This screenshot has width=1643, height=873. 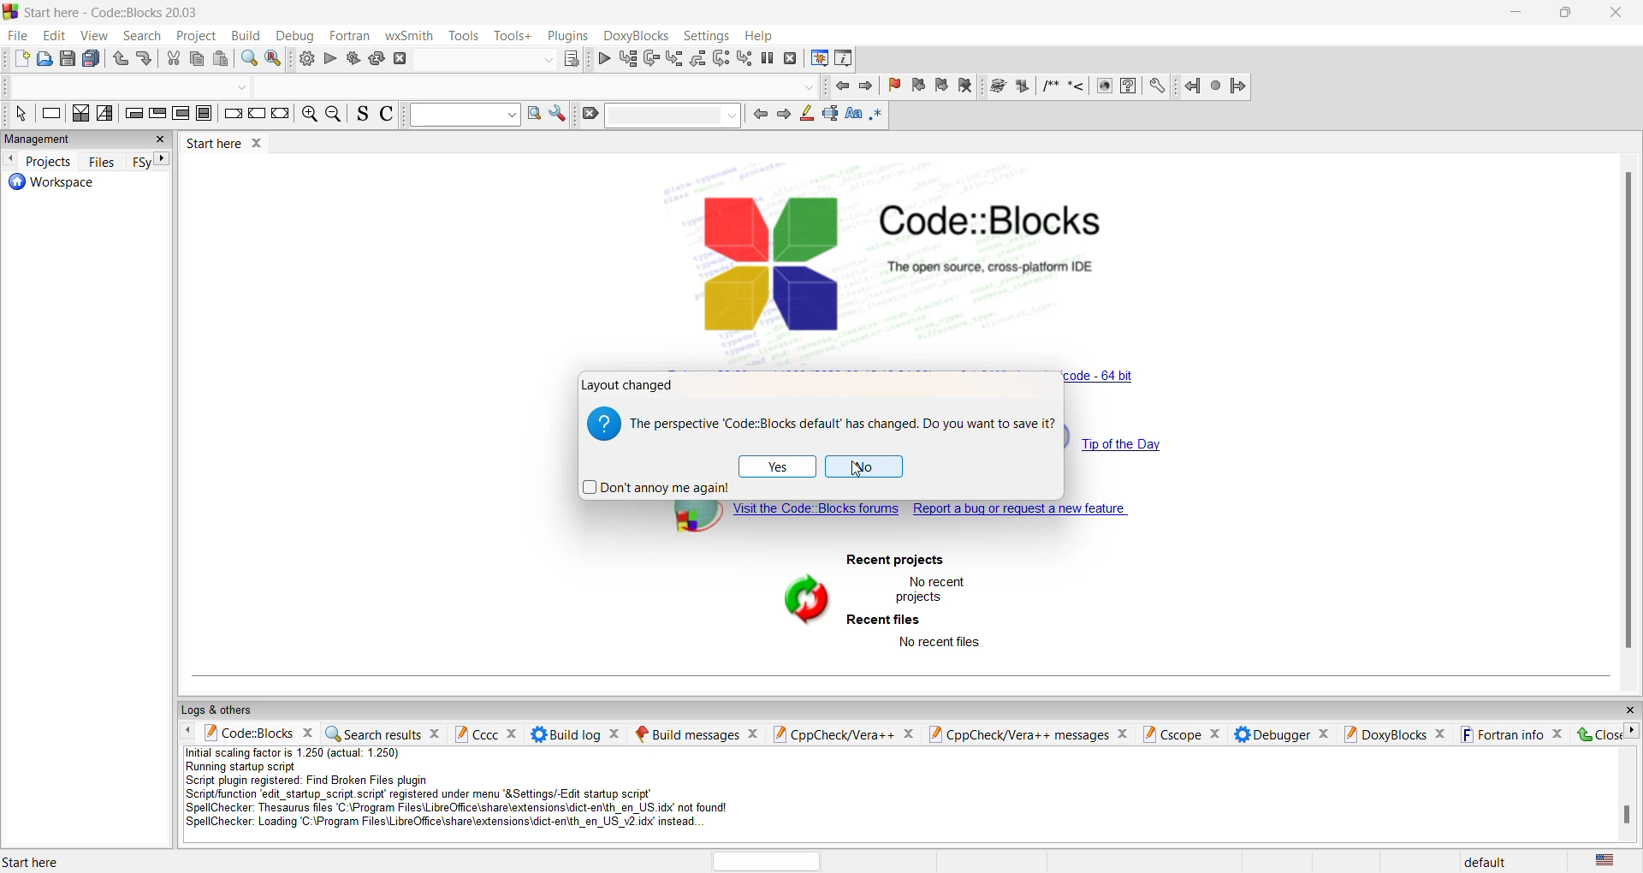 What do you see at coordinates (1567, 15) in the screenshot?
I see `maximize` at bounding box center [1567, 15].